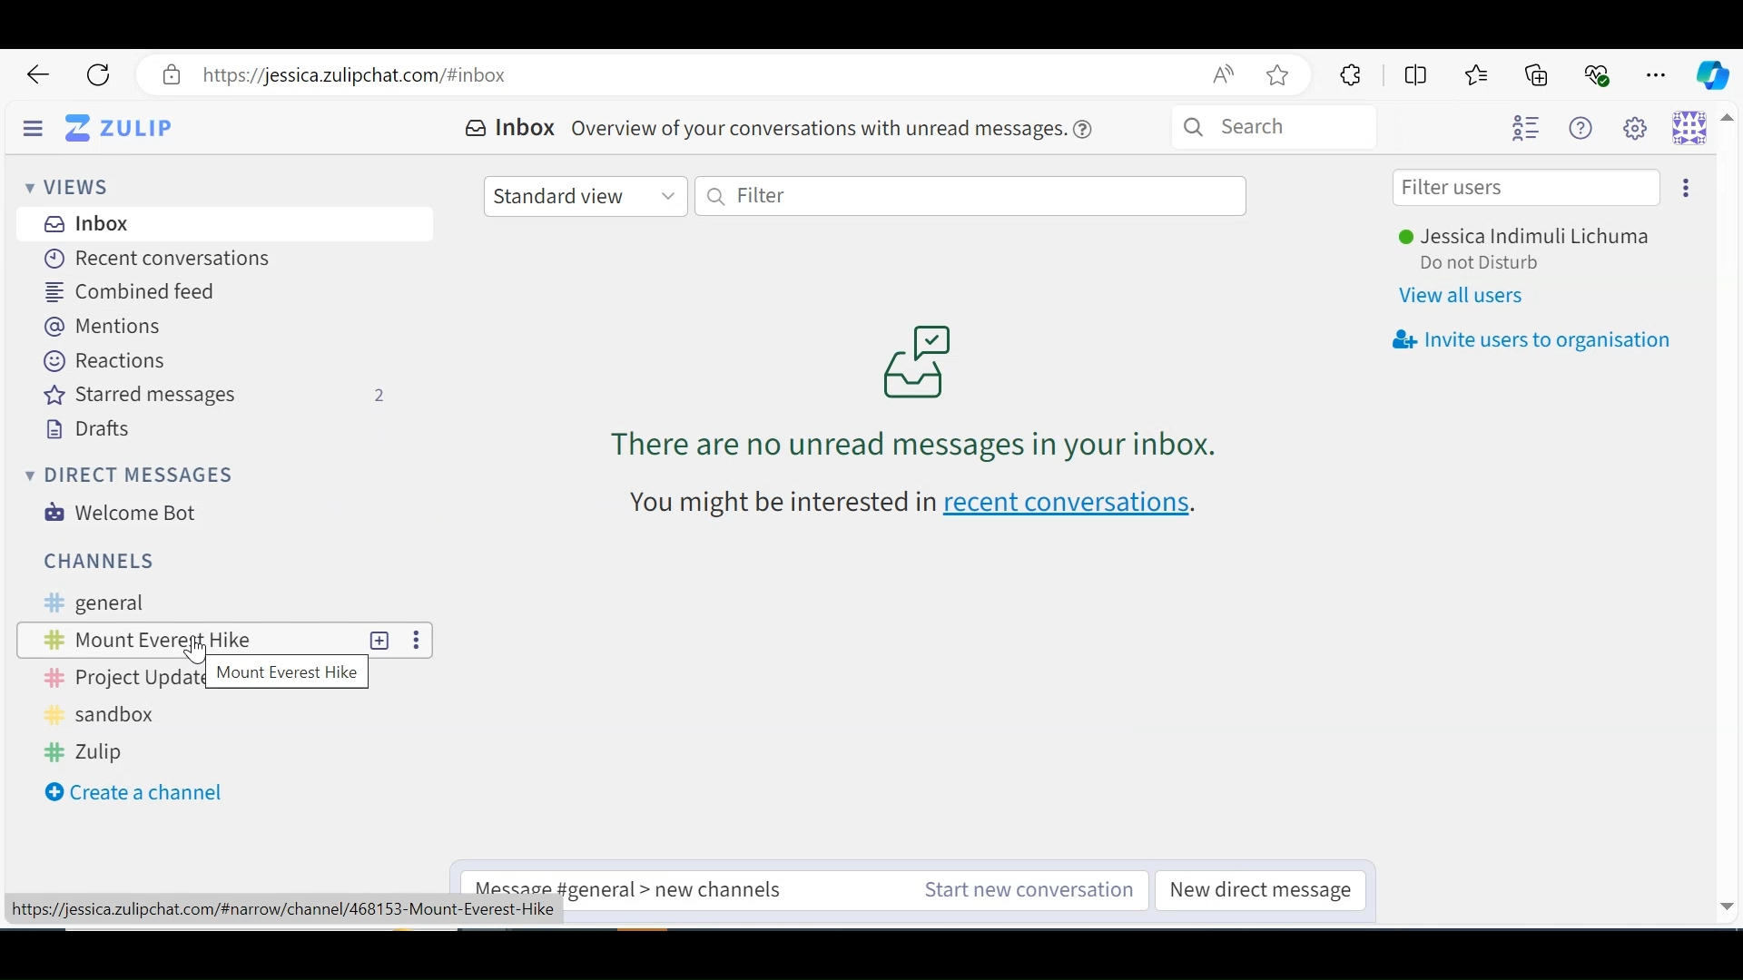 This screenshot has height=980, width=1743. I want to click on , so click(281, 912).